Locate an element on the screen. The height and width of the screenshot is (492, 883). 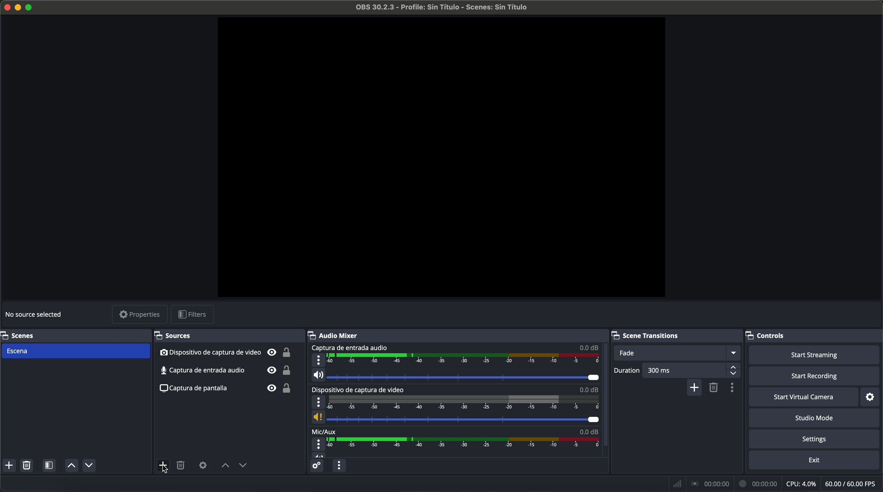
close program is located at coordinates (6, 7).